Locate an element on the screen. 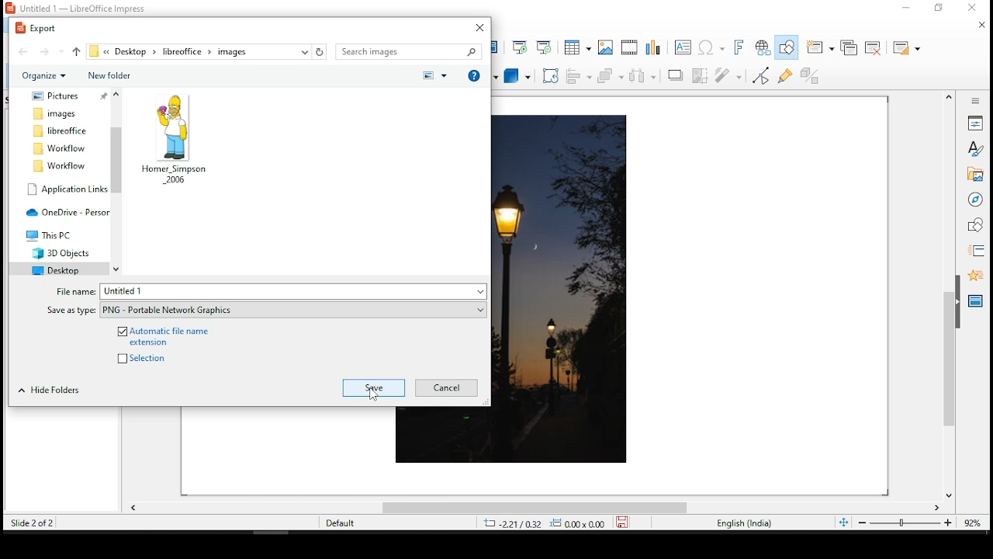 This screenshot has width=993, height=559. save is located at coordinates (375, 388).